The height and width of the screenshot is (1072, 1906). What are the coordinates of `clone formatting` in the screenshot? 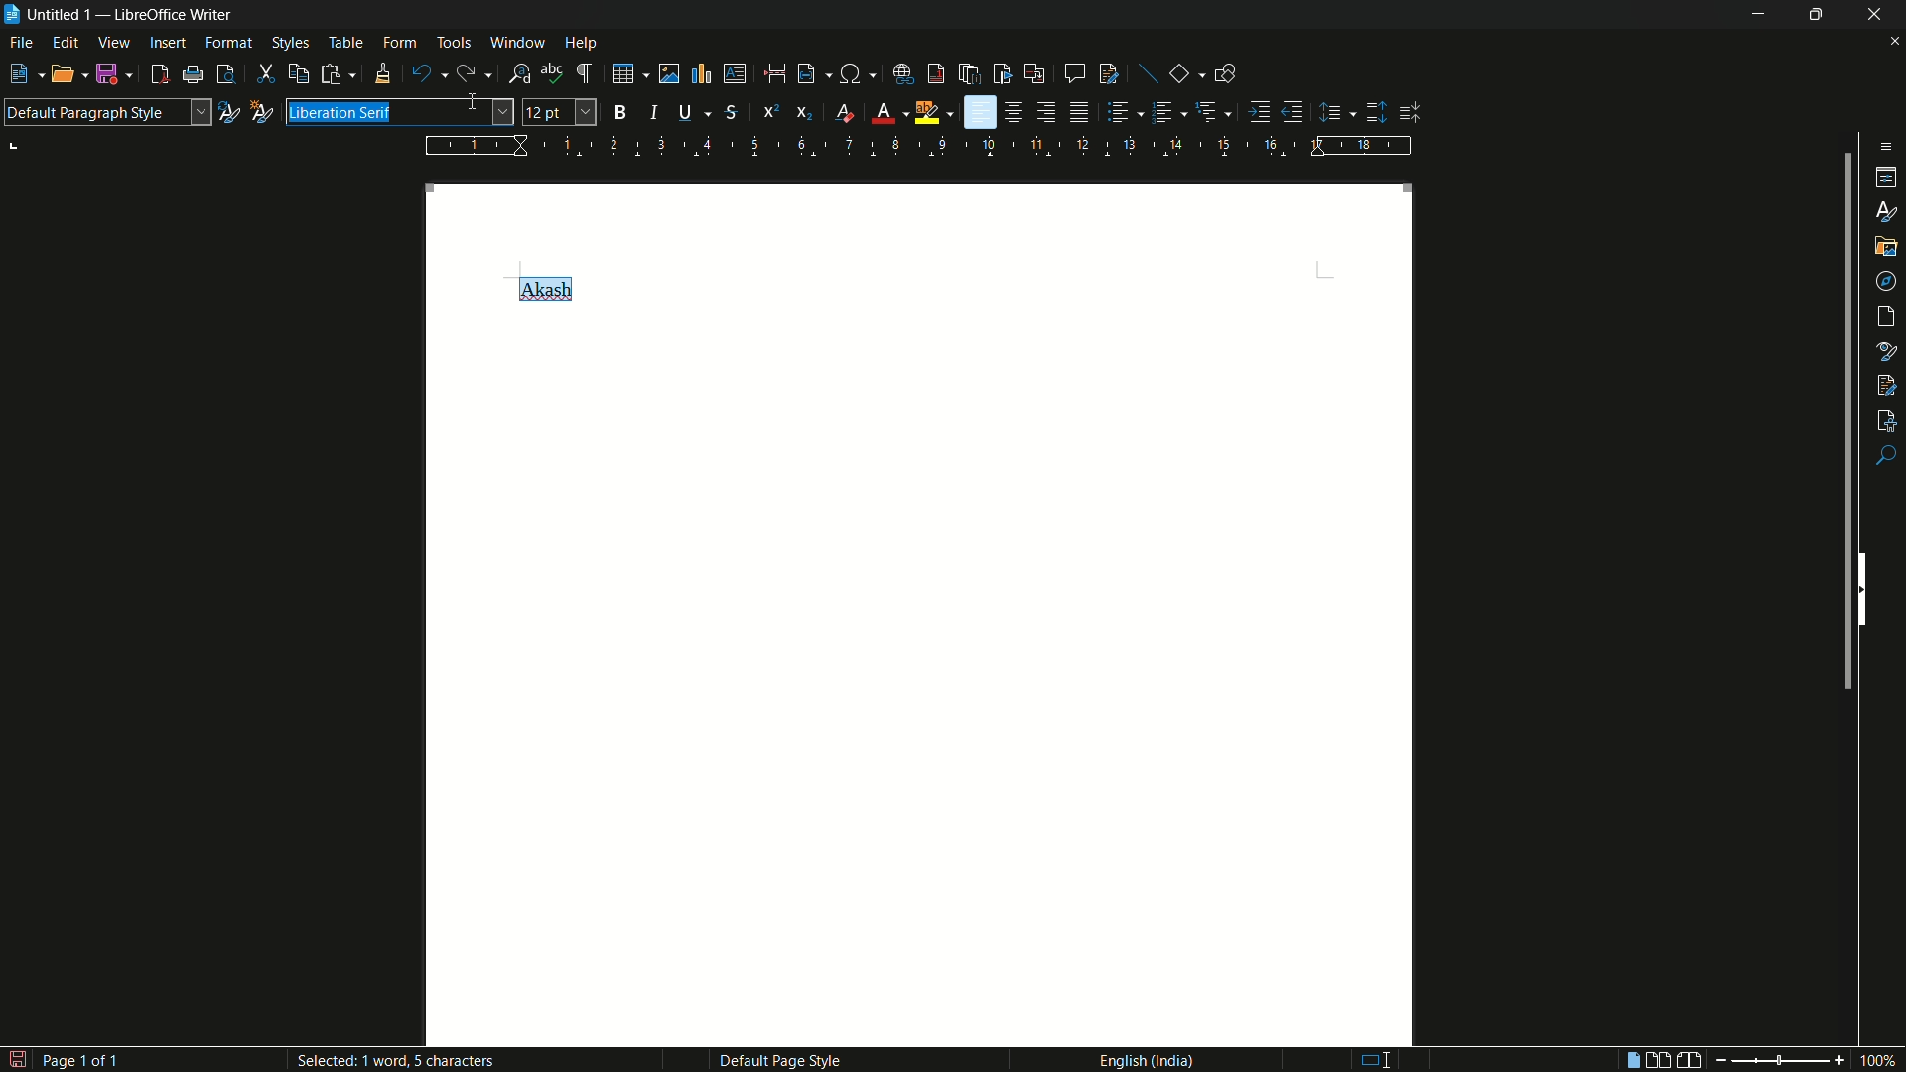 It's located at (381, 73).